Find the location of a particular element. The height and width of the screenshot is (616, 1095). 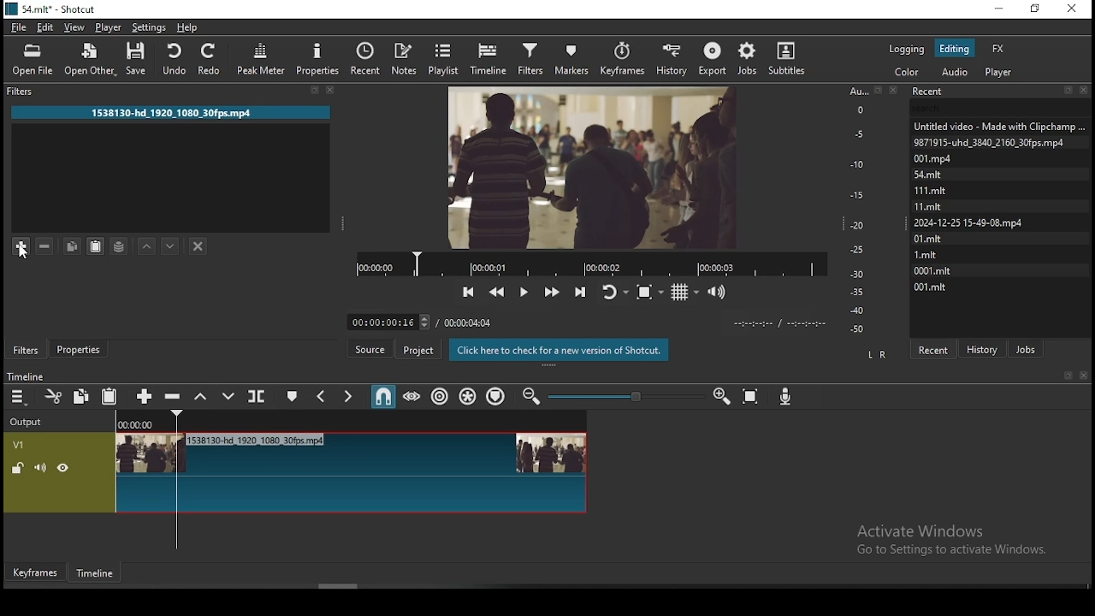

cut is located at coordinates (56, 396).